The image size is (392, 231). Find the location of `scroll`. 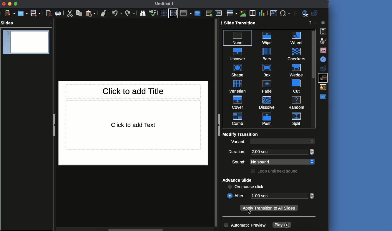

scroll is located at coordinates (313, 141).